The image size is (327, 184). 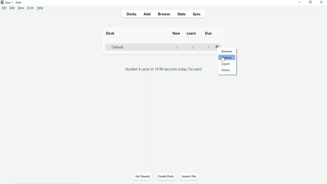 I want to click on Import File, so click(x=191, y=177).